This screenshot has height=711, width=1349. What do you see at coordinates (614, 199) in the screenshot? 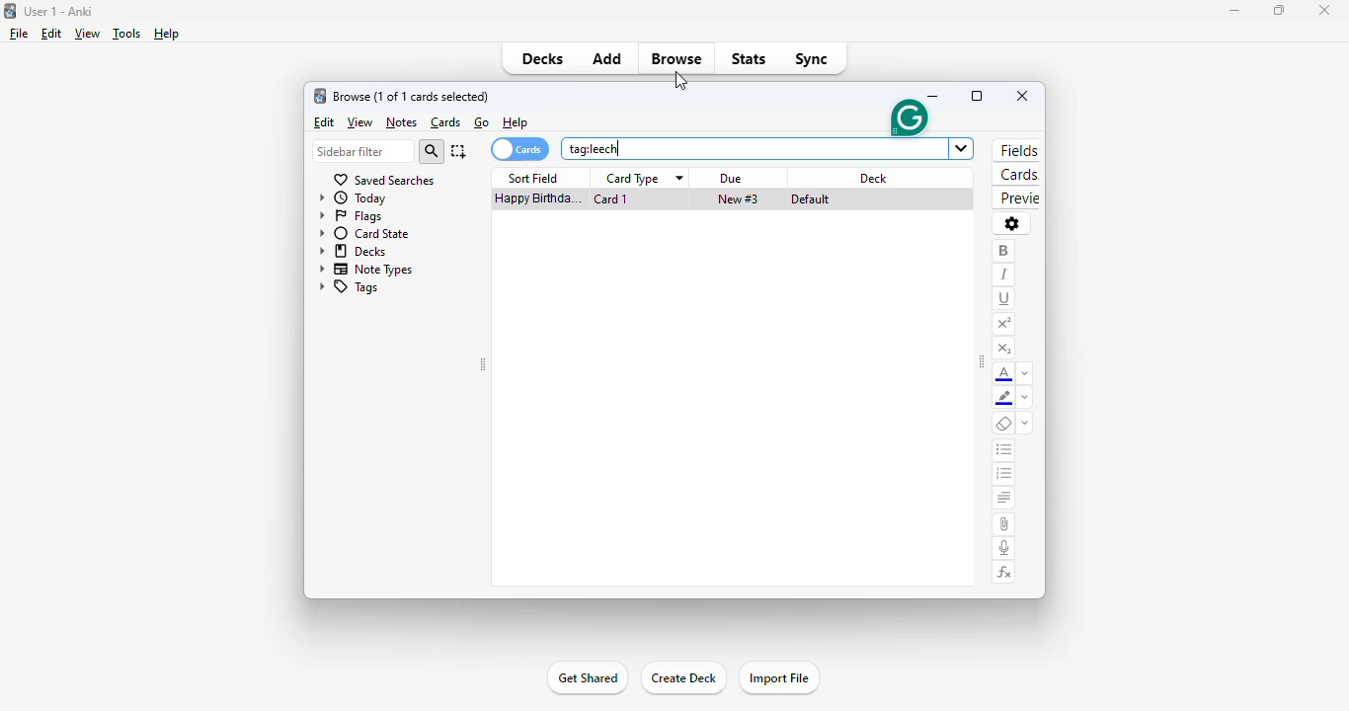
I see `card 1` at bounding box center [614, 199].